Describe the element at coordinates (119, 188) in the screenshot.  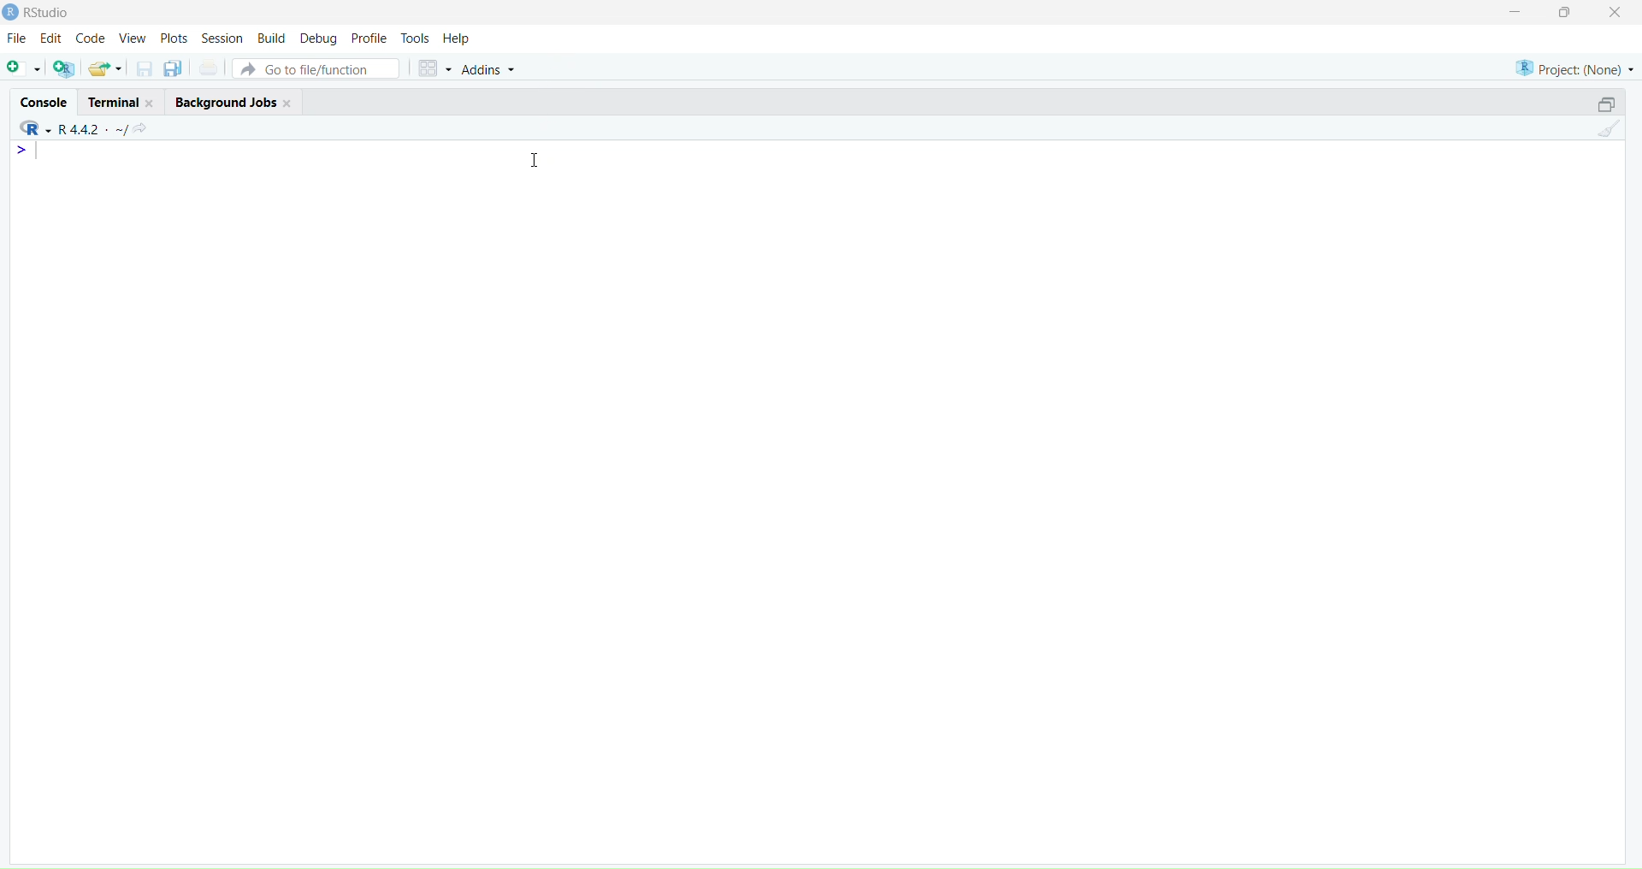
I see `console editor` at that location.